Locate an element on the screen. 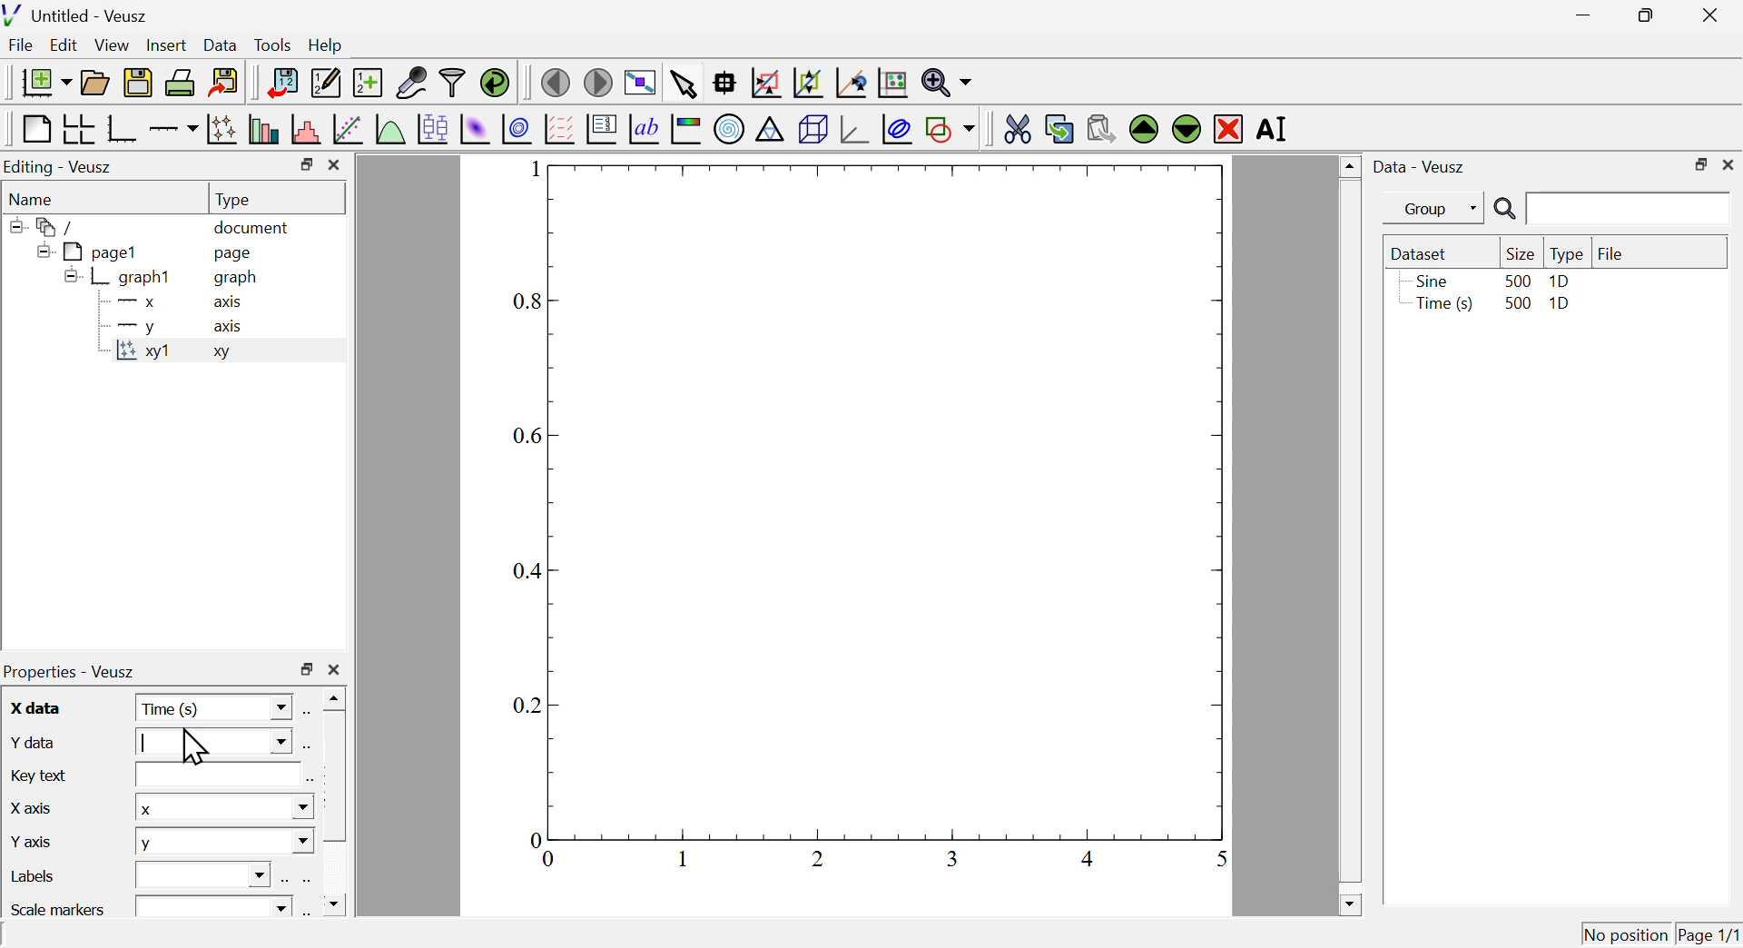  Edit is located at coordinates (64, 46).